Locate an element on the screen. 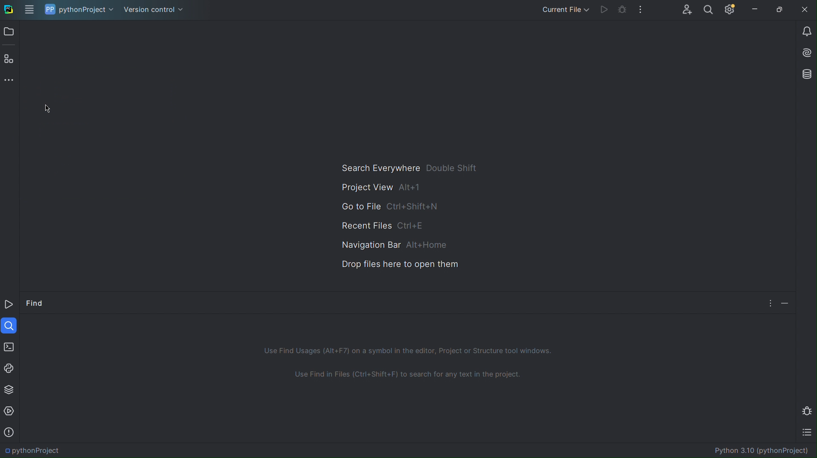  Problems is located at coordinates (11, 431).